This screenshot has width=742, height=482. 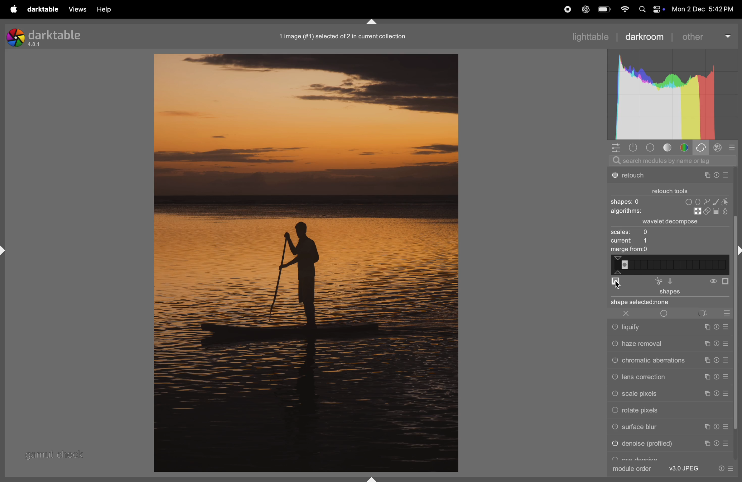 What do you see at coordinates (587, 36) in the screenshot?
I see `lighttable` at bounding box center [587, 36].